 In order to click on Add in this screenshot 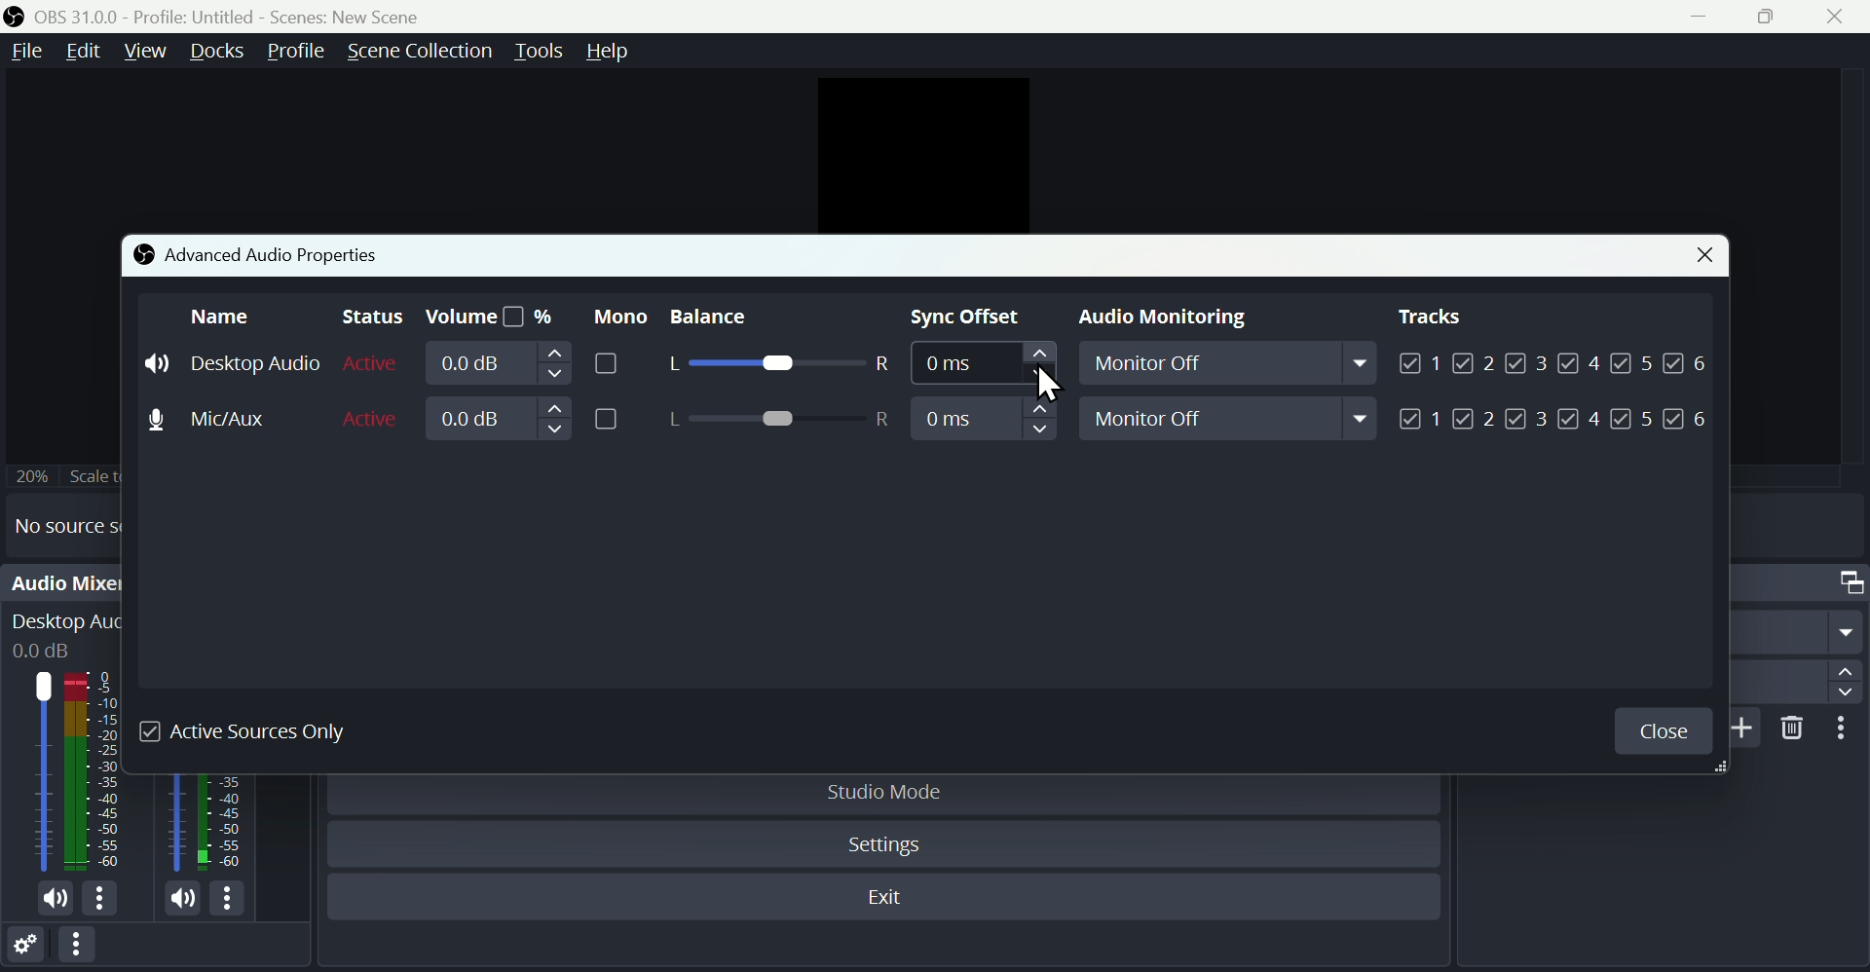, I will do `click(1747, 728)`.